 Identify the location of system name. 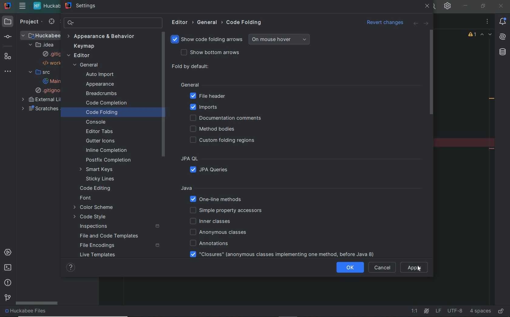
(7, 6).